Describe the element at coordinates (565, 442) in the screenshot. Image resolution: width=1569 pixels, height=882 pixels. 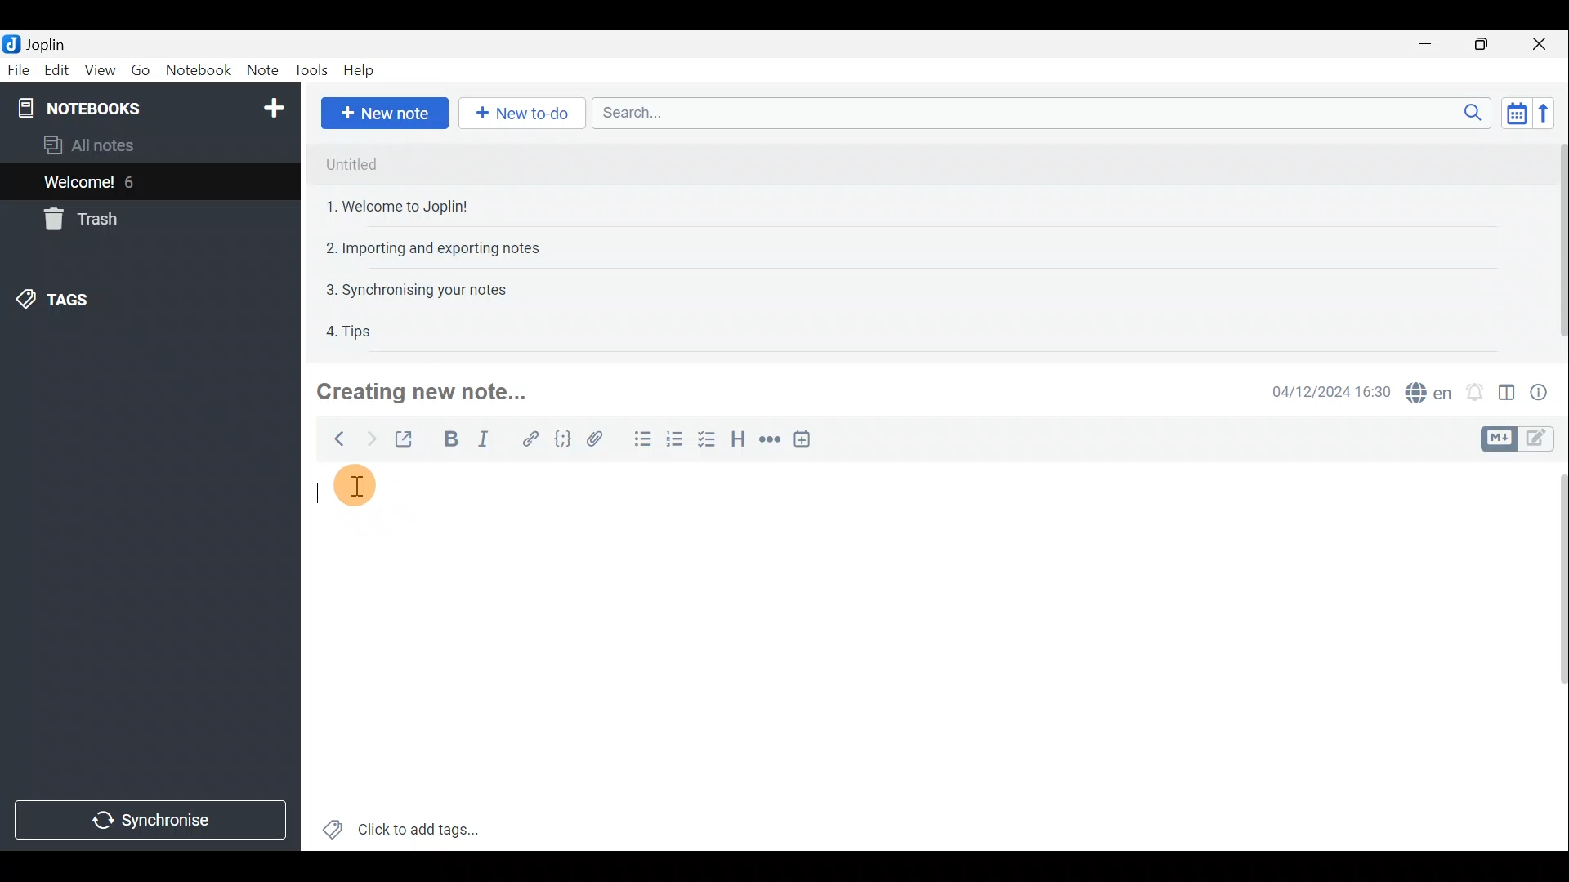
I see `Code` at that location.